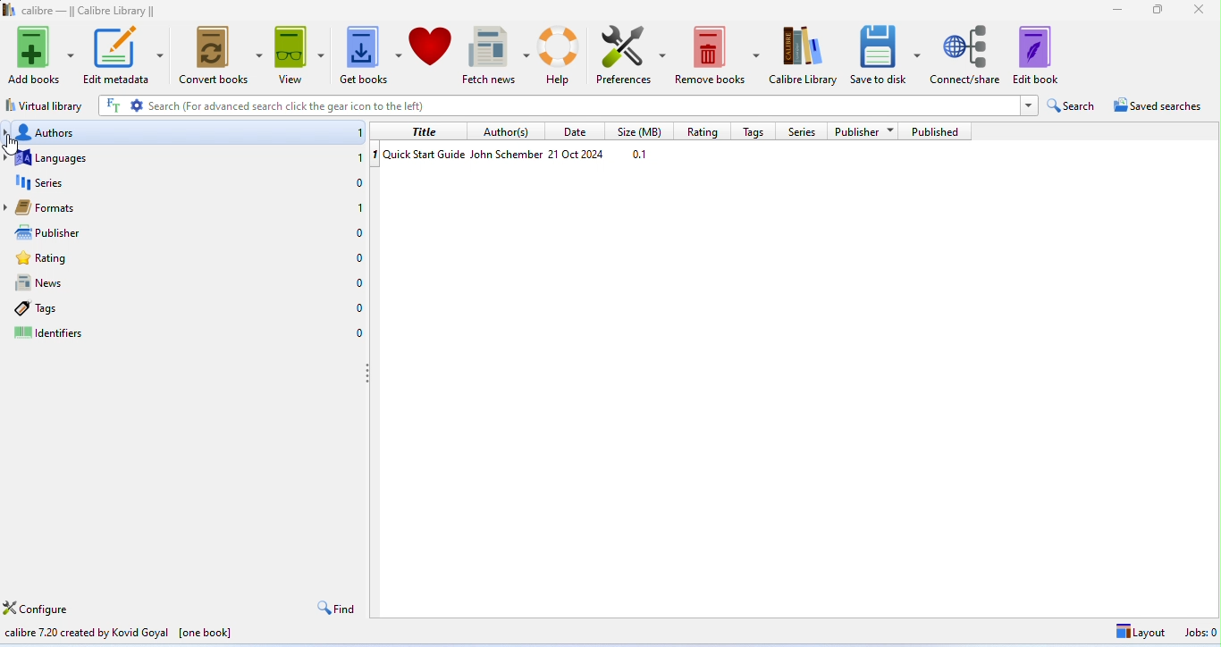 The image size is (1221, 647). Describe the element at coordinates (759, 133) in the screenshot. I see `tags` at that location.